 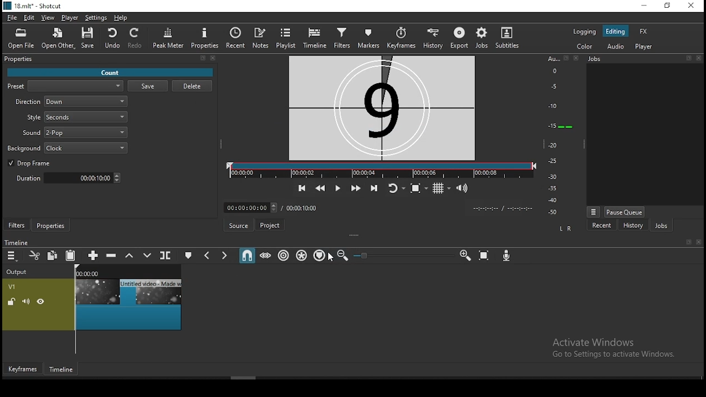 What do you see at coordinates (315, 37) in the screenshot?
I see `timeline` at bounding box center [315, 37].